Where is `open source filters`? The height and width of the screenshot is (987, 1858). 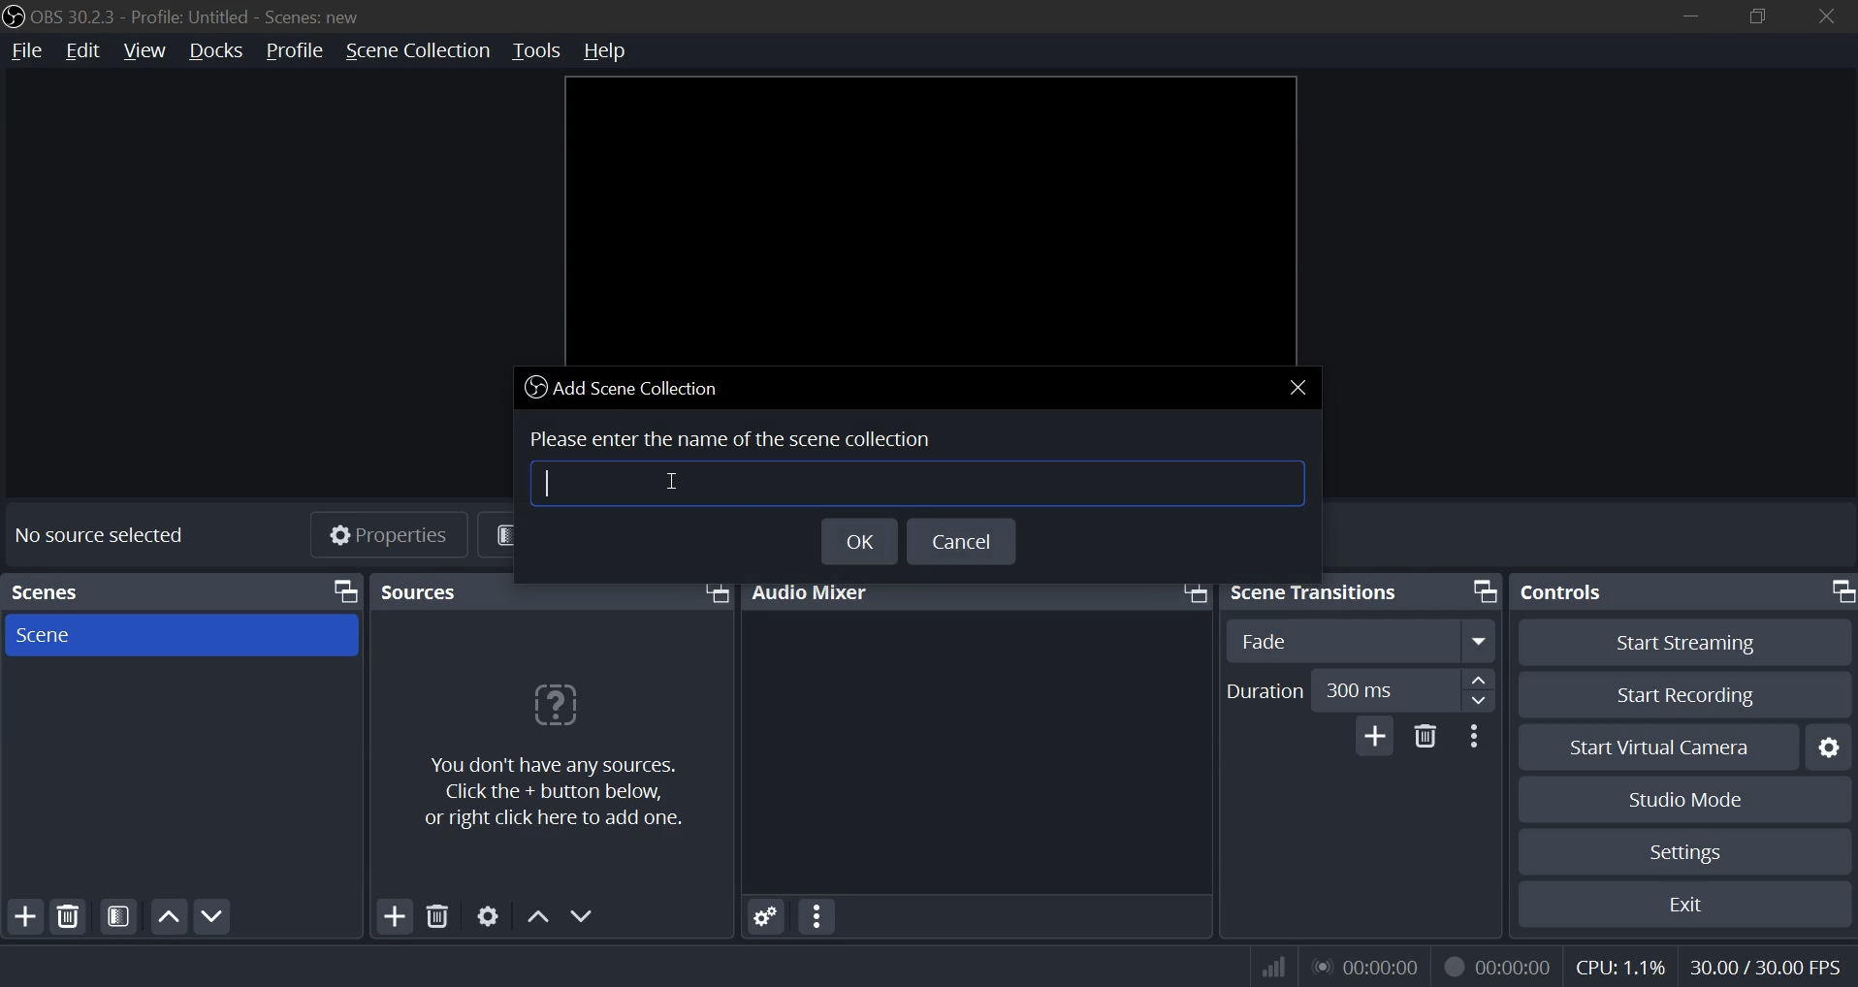 open source filters is located at coordinates (117, 916).